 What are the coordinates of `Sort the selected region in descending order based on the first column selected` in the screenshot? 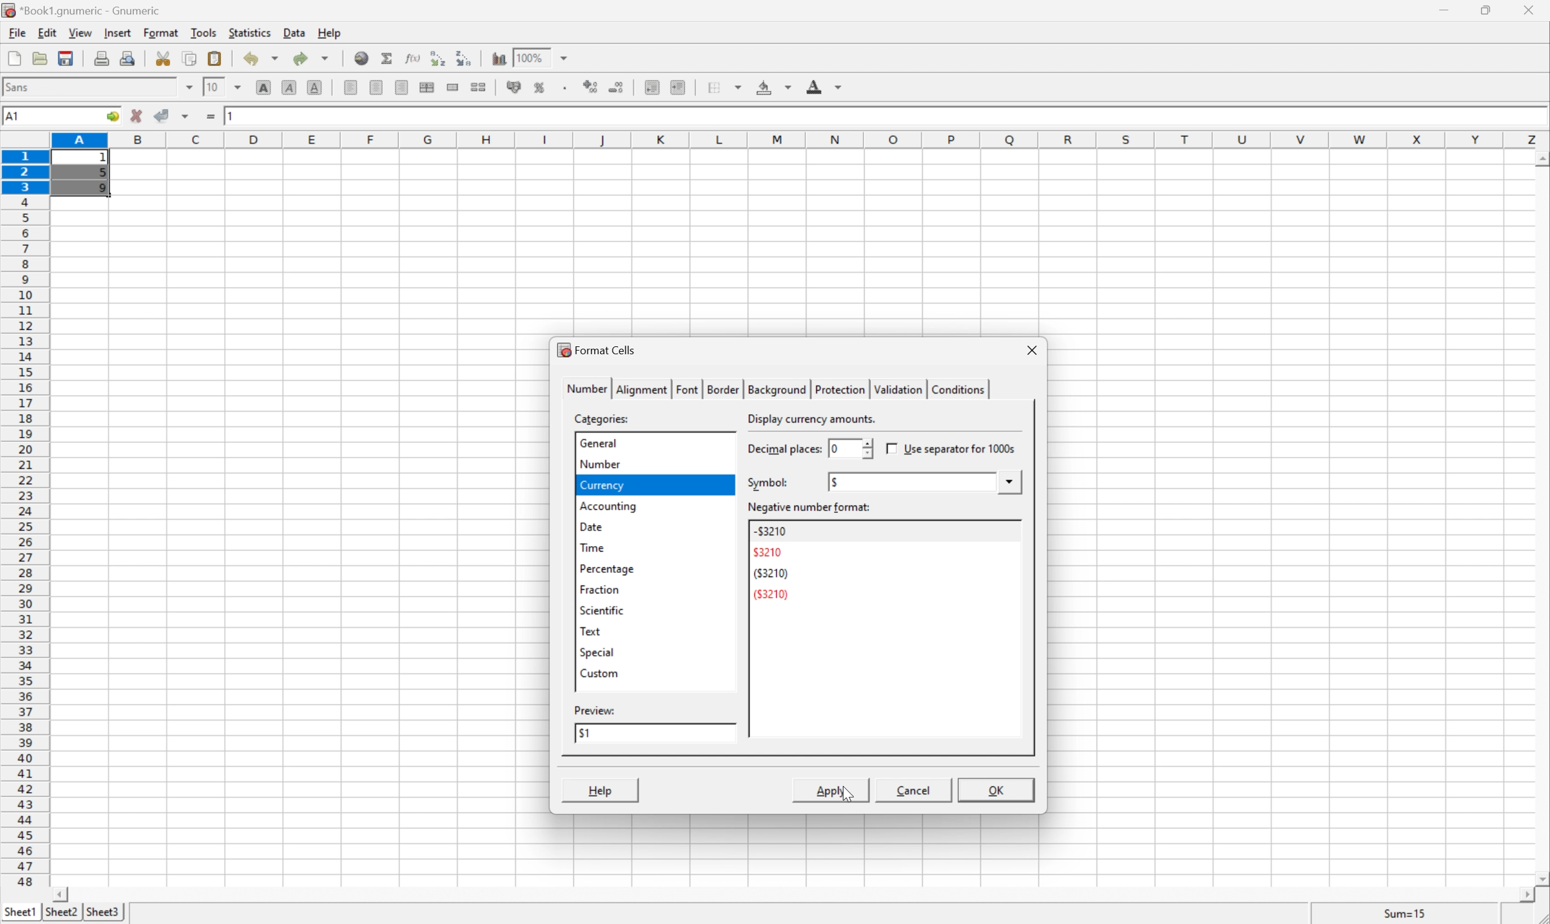 It's located at (464, 57).